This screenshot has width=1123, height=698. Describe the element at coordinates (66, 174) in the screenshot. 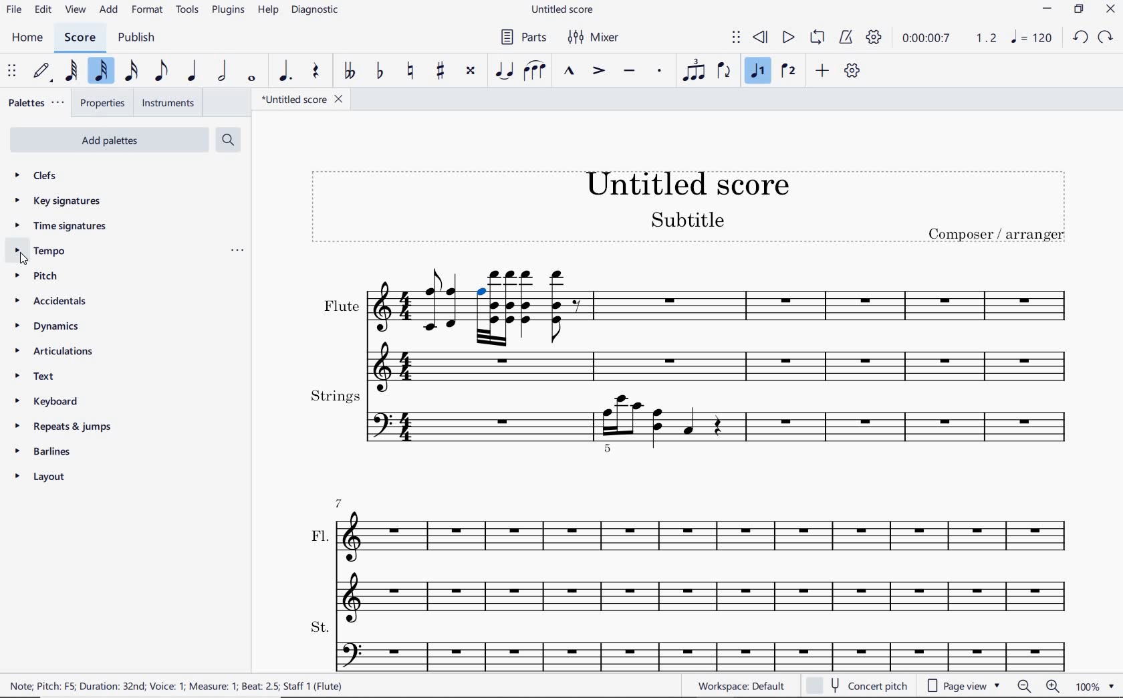

I see `clefs` at that location.